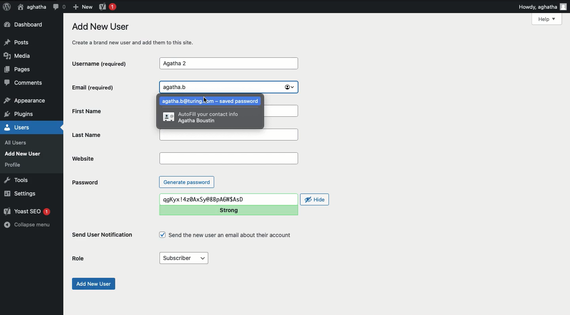 Image resolution: width=570 pixels, height=315 pixels. Describe the element at coordinates (229, 199) in the screenshot. I see `qgKyx!4z0AxSy@8BpAGWSAsD` at that location.